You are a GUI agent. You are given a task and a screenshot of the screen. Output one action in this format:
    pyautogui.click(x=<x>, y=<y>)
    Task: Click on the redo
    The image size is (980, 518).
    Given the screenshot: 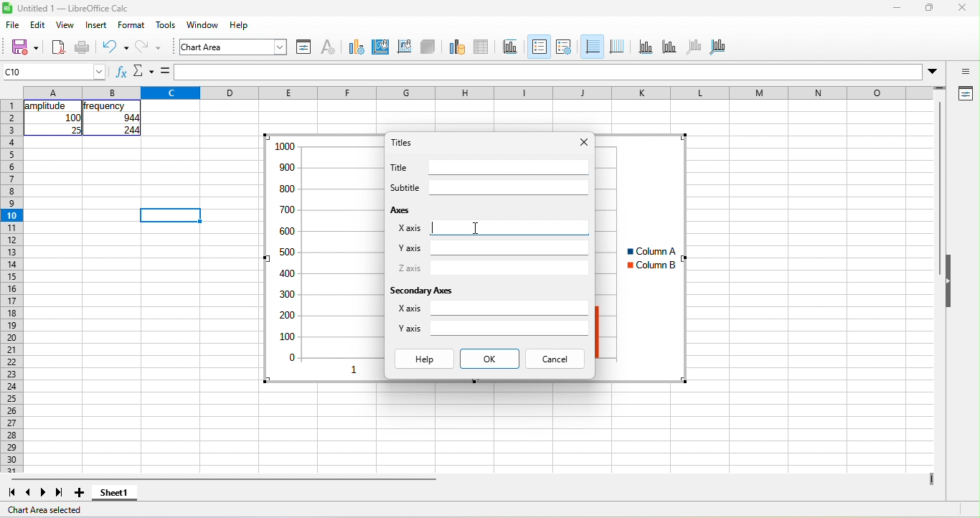 What is the action you would take?
    pyautogui.click(x=149, y=48)
    